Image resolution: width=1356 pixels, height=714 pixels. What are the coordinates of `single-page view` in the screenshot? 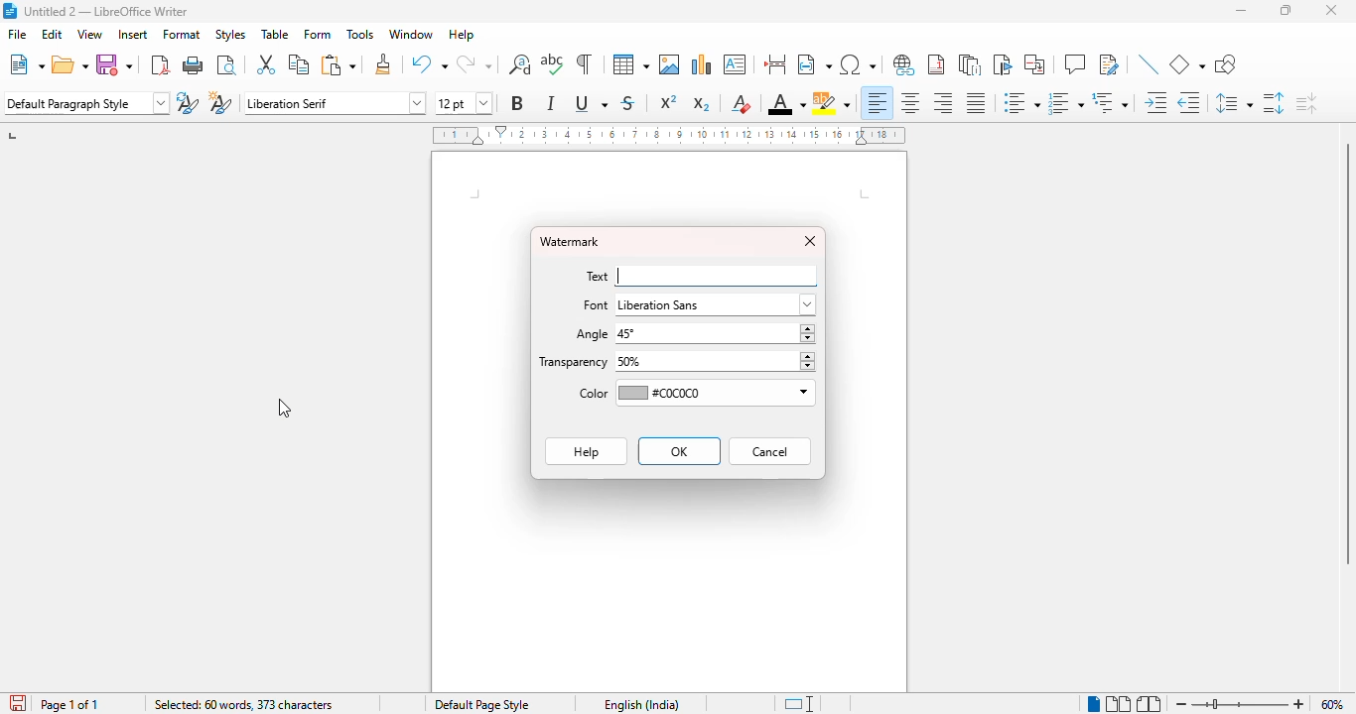 It's located at (1094, 703).